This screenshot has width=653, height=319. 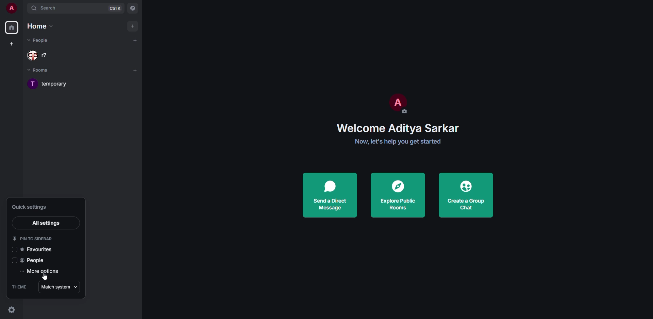 I want to click on navigator, so click(x=133, y=9).